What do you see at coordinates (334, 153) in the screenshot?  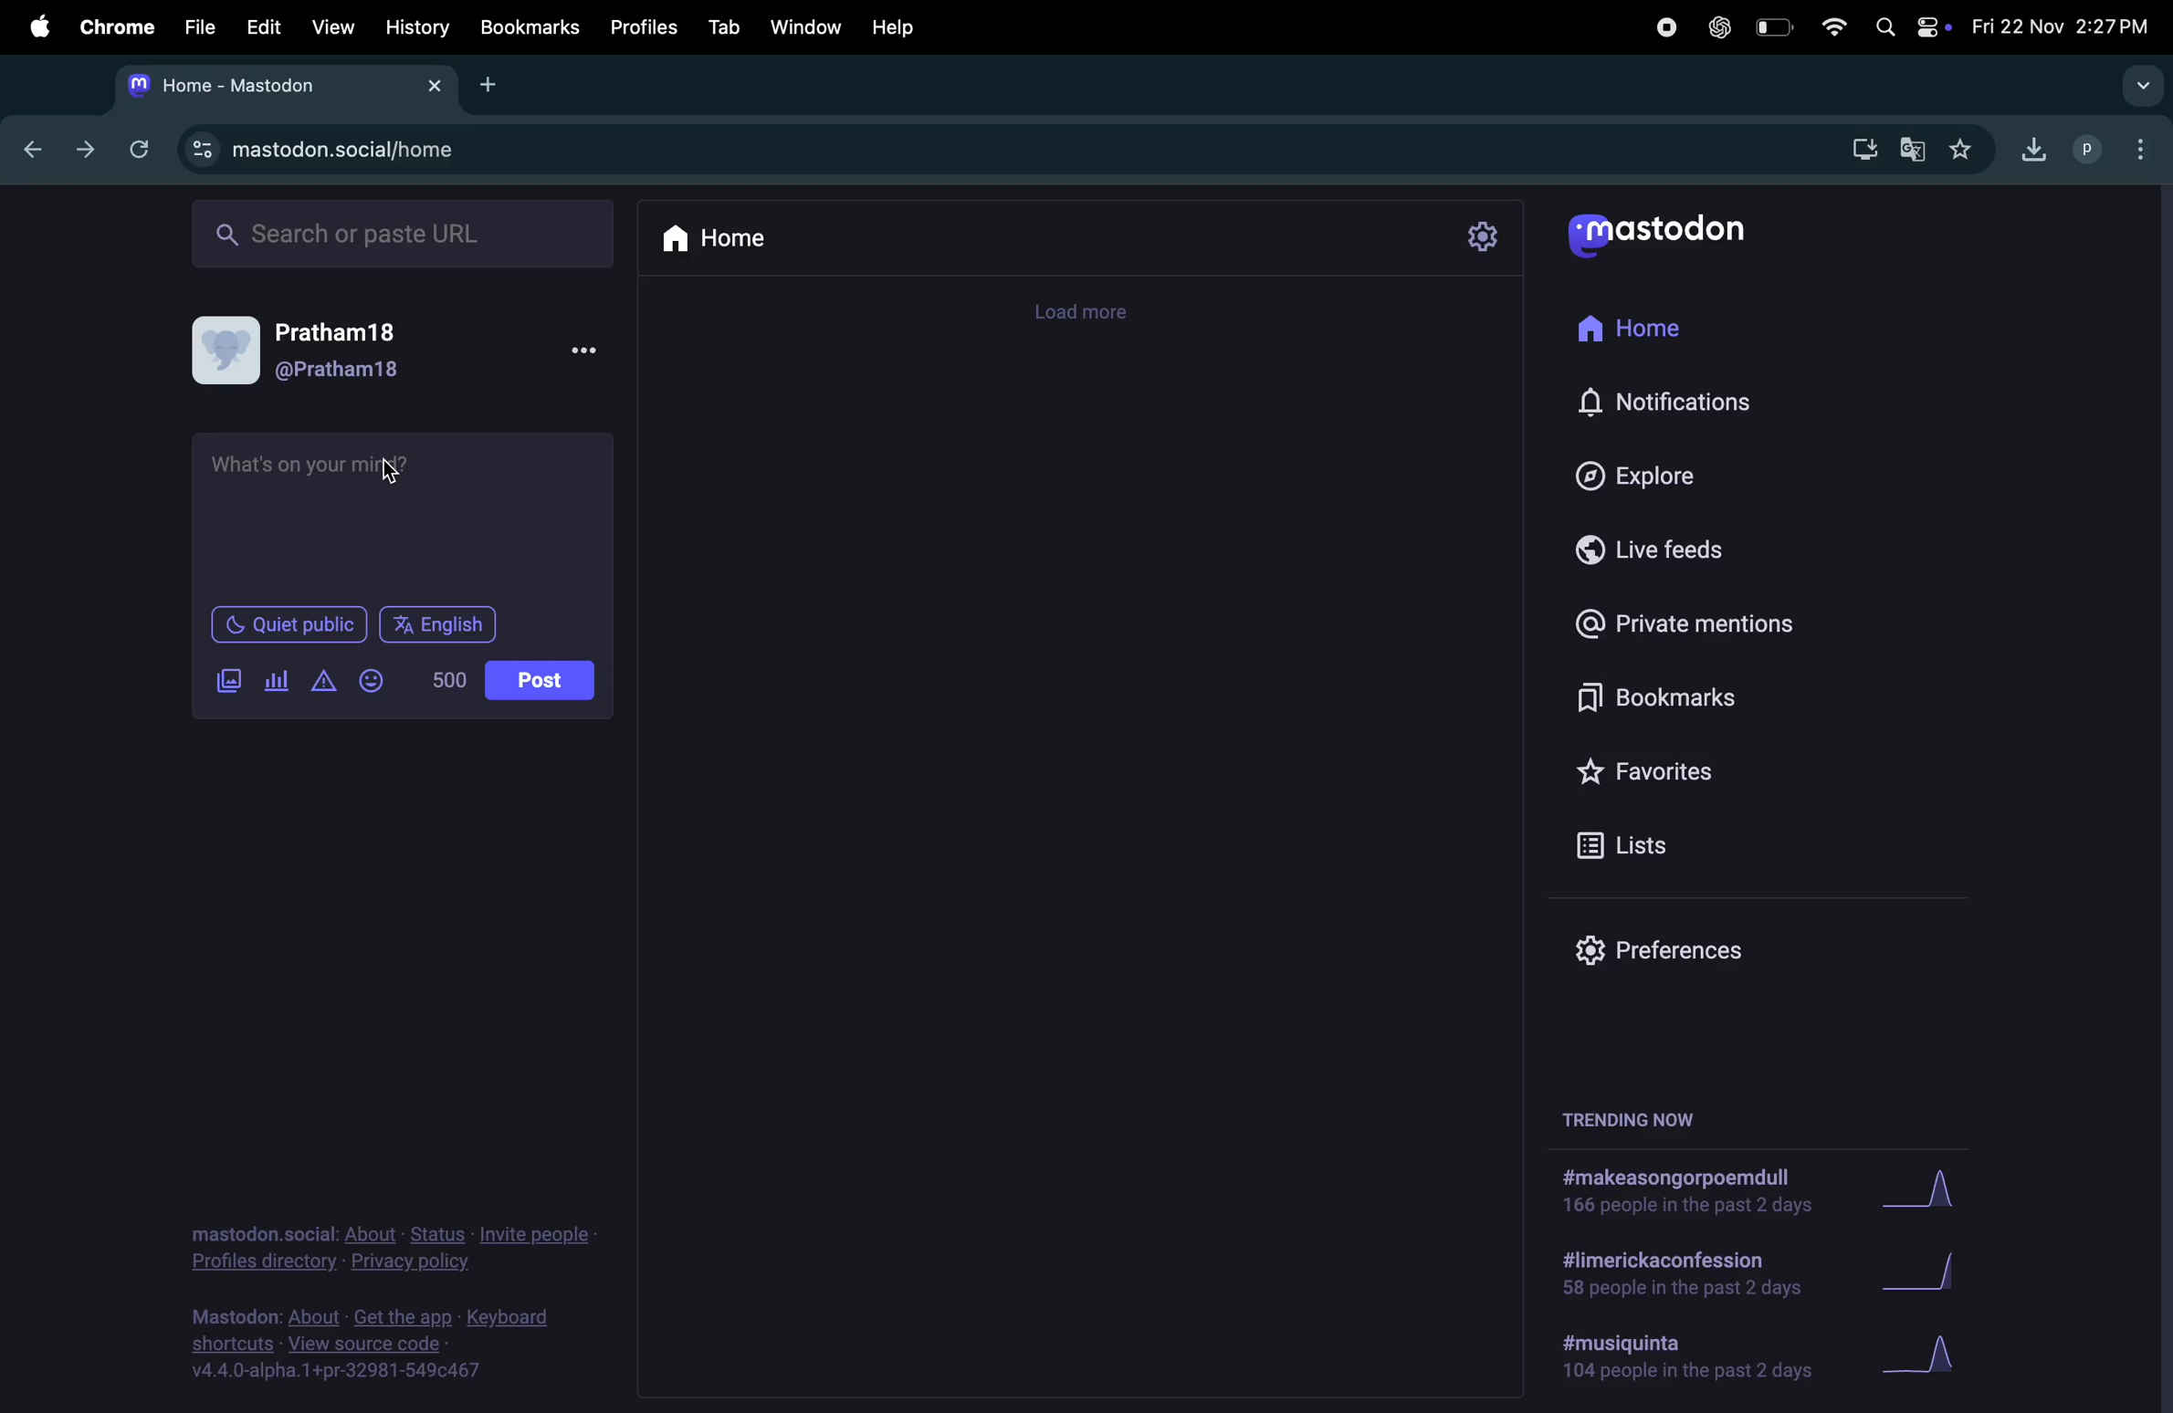 I see `url site` at bounding box center [334, 153].